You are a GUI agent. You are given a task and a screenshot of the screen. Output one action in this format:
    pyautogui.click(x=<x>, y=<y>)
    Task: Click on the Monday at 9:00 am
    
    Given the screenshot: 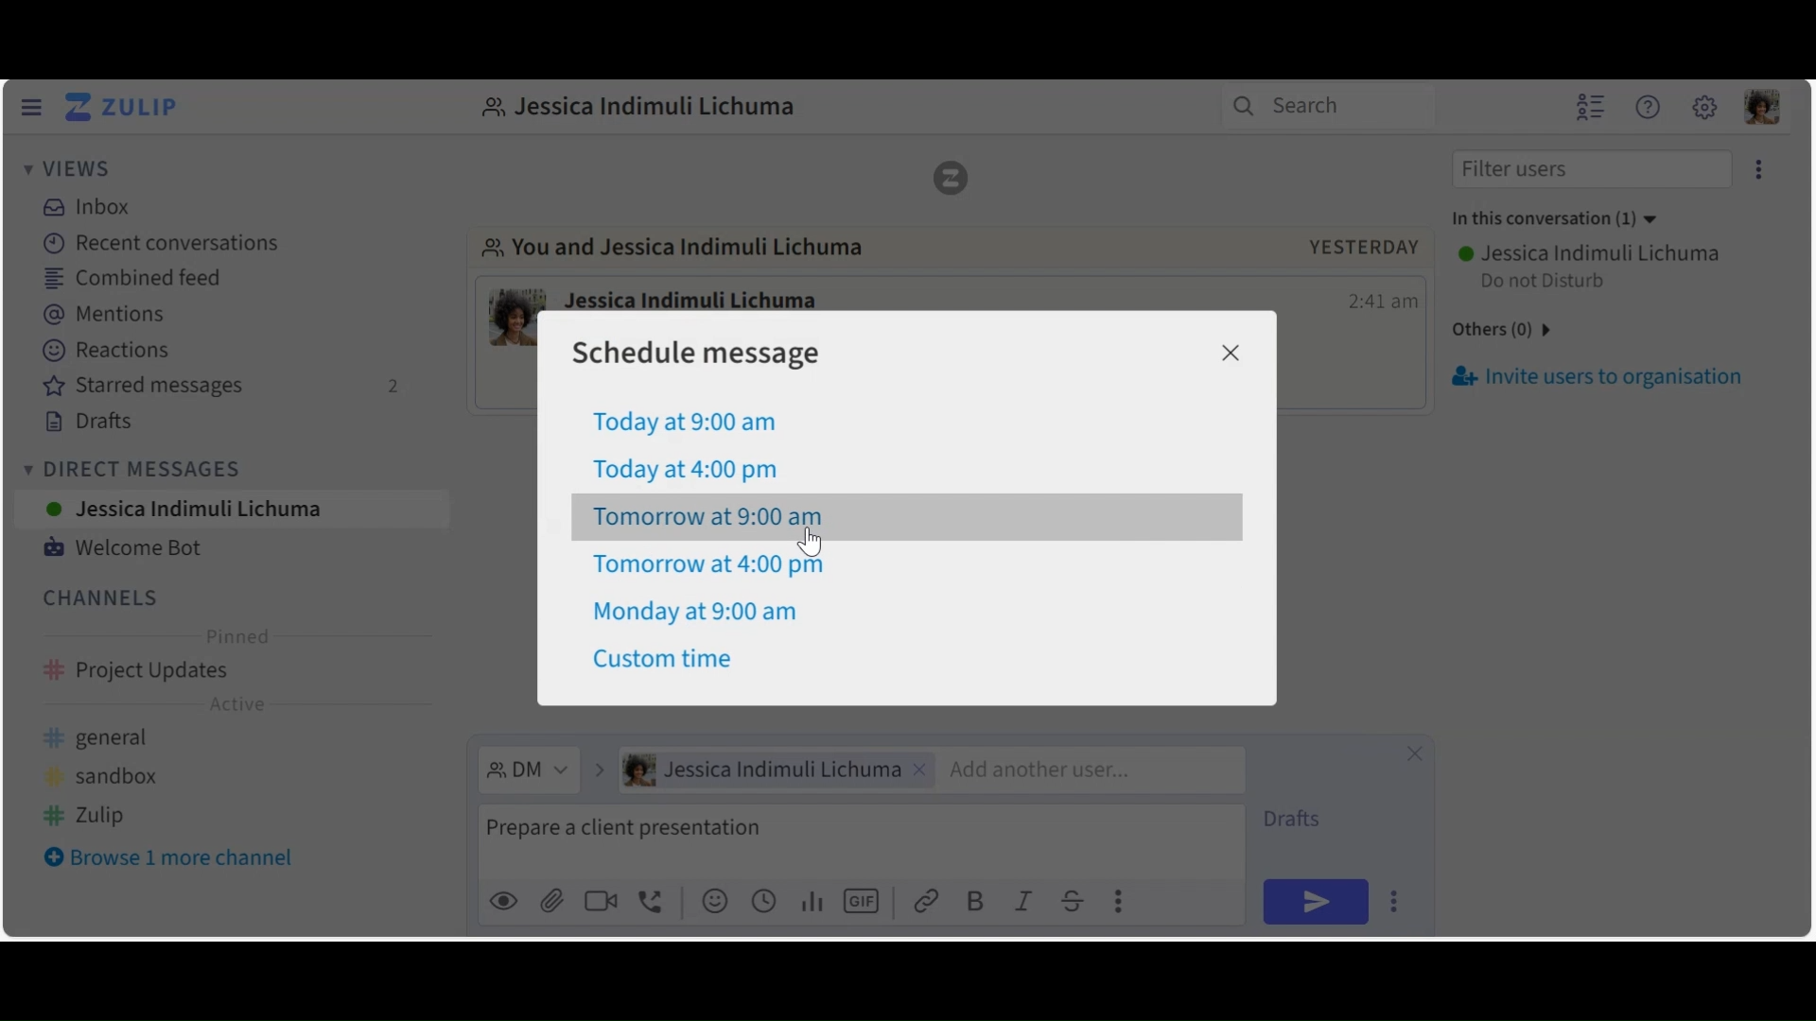 What is the action you would take?
    pyautogui.click(x=701, y=611)
    